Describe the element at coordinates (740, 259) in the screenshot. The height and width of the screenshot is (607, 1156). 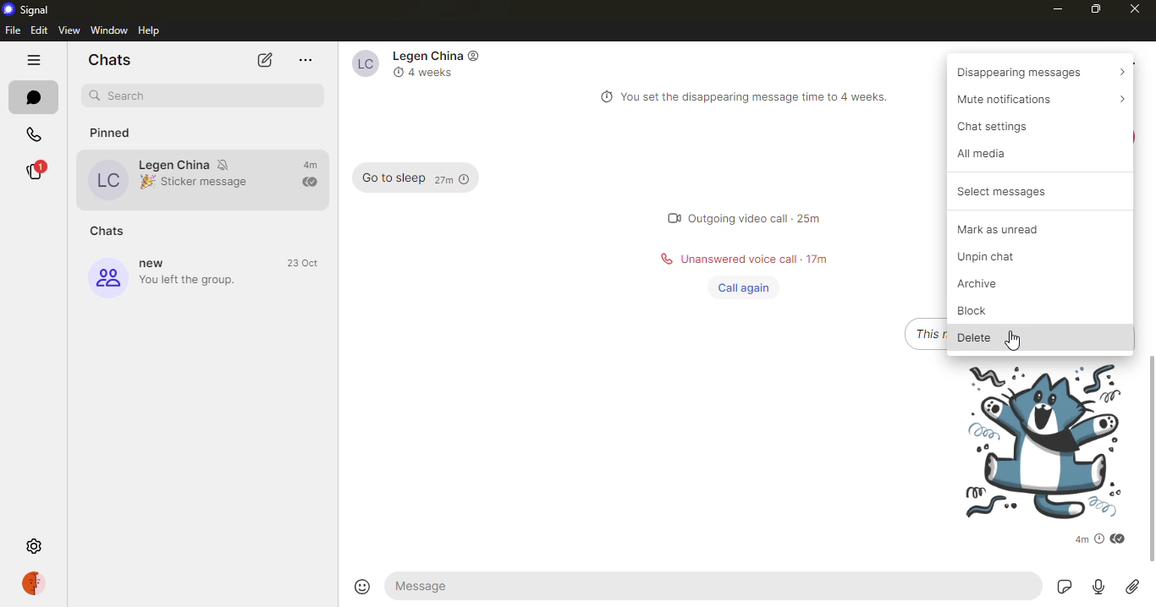
I see `unanswered voice call` at that location.